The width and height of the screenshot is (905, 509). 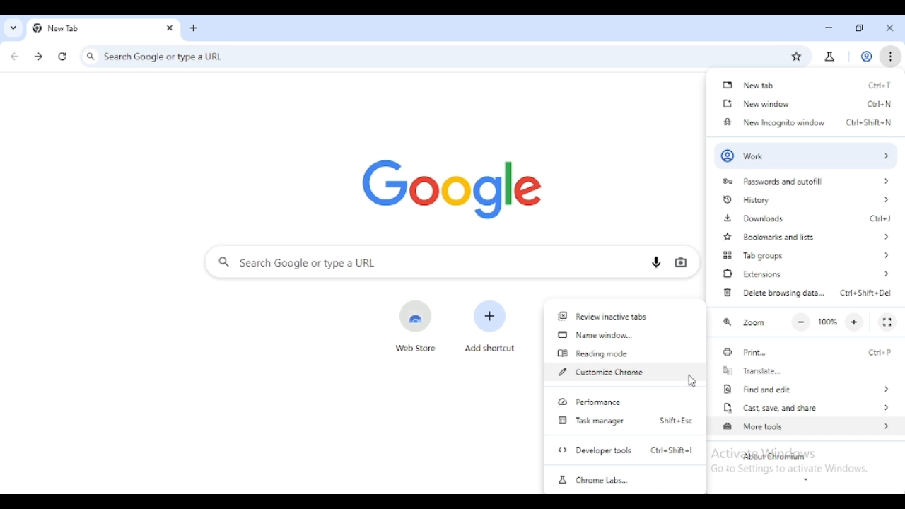 I want to click on new tab, so click(x=83, y=28).